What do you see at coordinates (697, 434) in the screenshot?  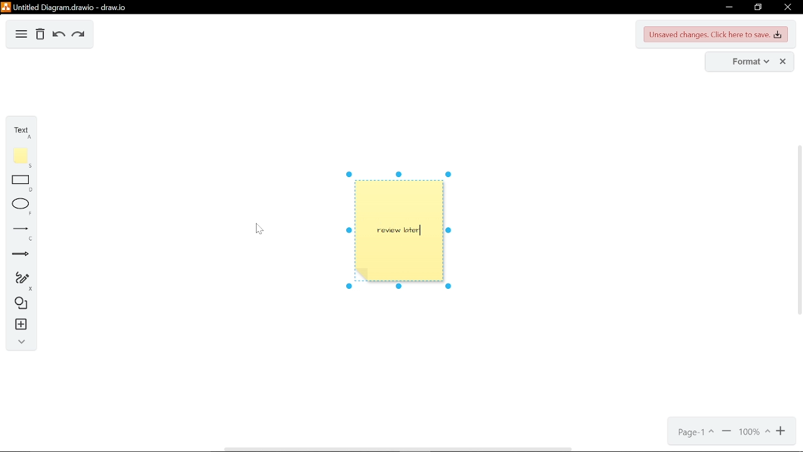 I see `page` at bounding box center [697, 434].